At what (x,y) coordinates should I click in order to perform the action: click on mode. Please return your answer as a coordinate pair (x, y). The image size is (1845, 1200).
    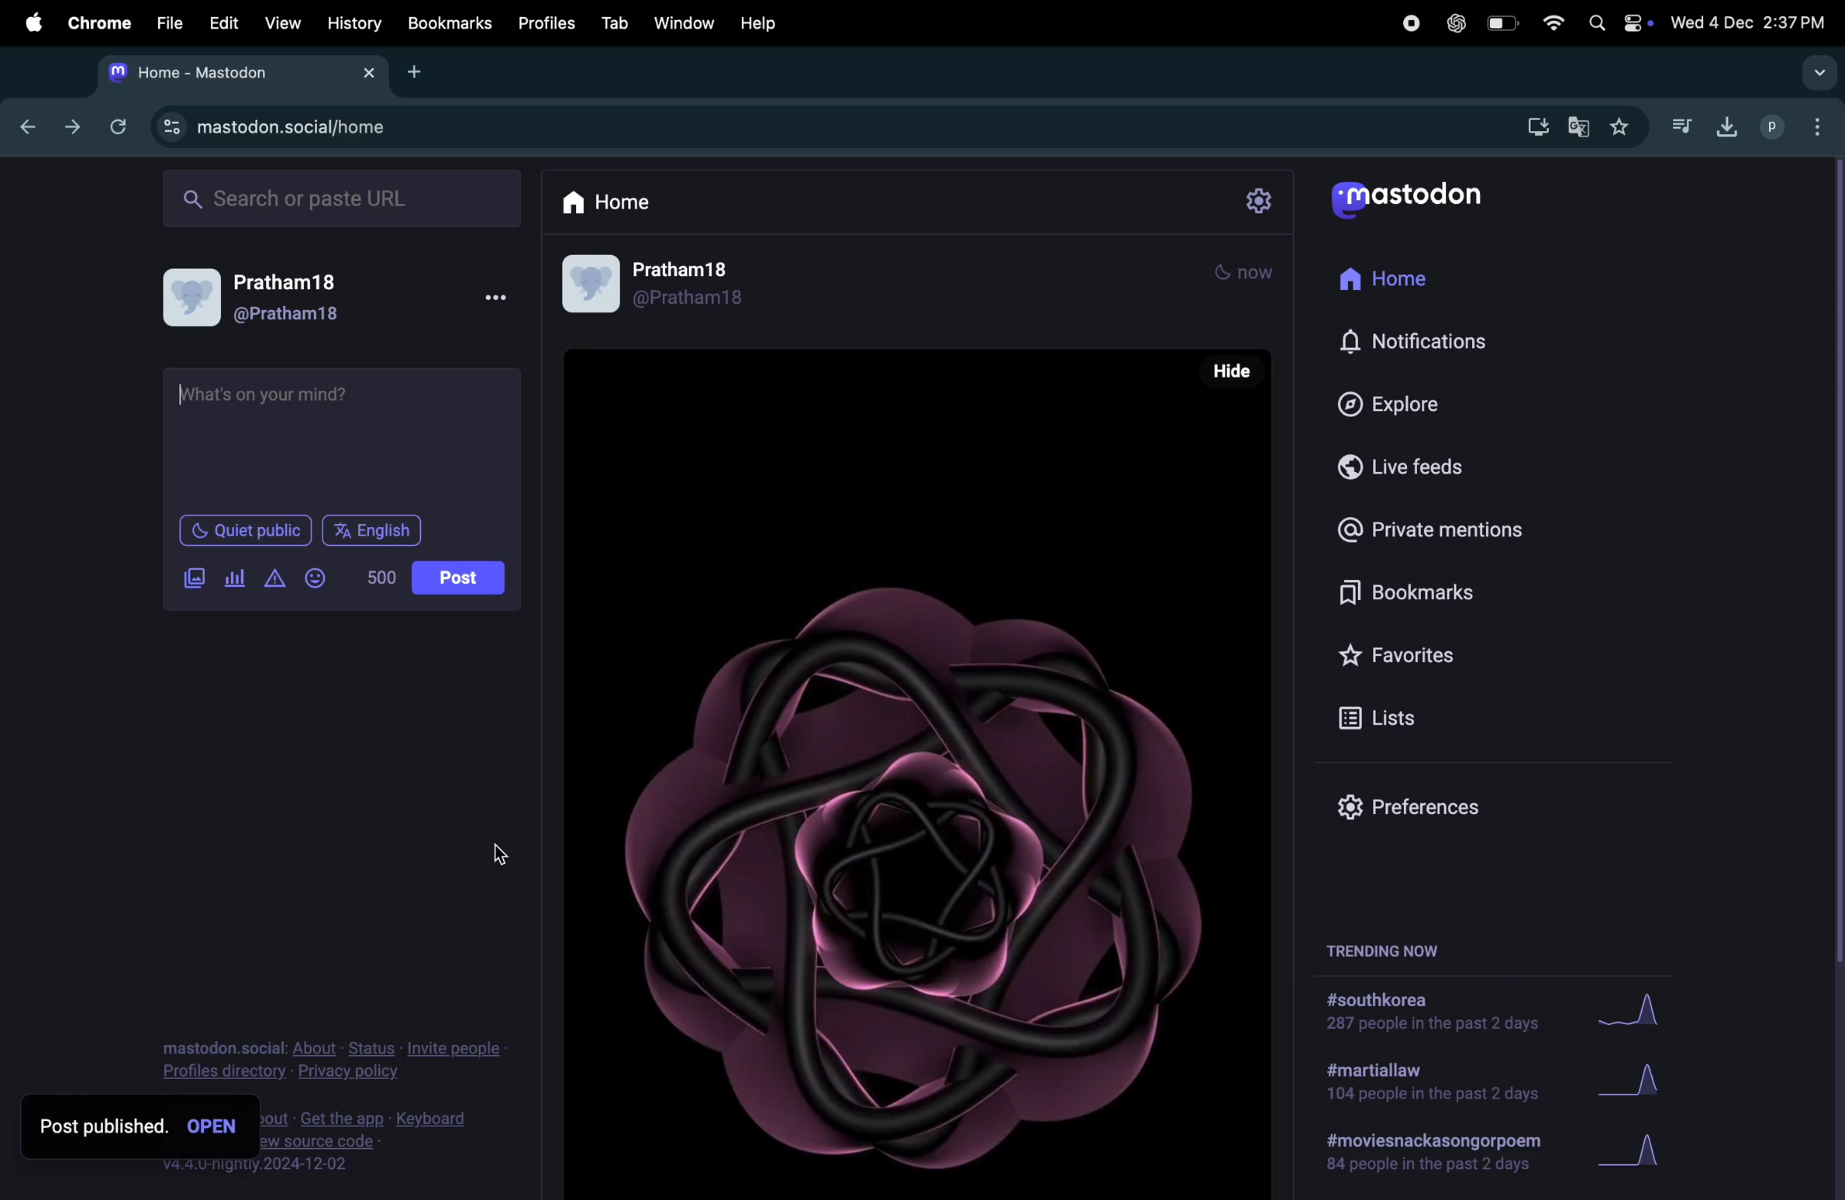
    Looking at the image, I should click on (1243, 276).